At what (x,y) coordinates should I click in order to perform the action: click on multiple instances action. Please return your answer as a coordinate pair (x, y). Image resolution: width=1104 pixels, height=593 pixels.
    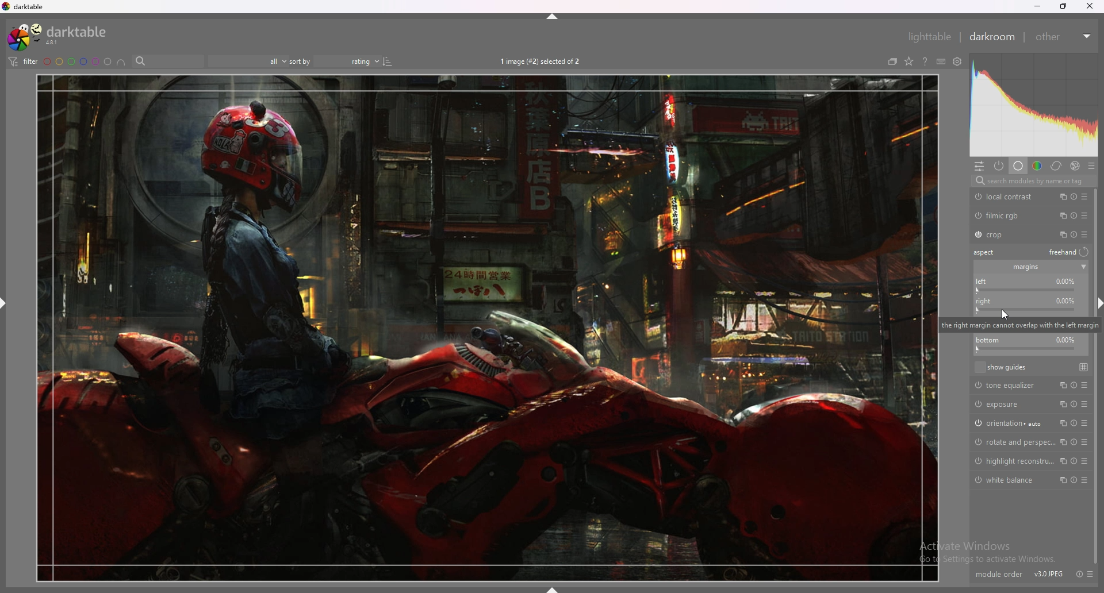
    Looking at the image, I should click on (1061, 461).